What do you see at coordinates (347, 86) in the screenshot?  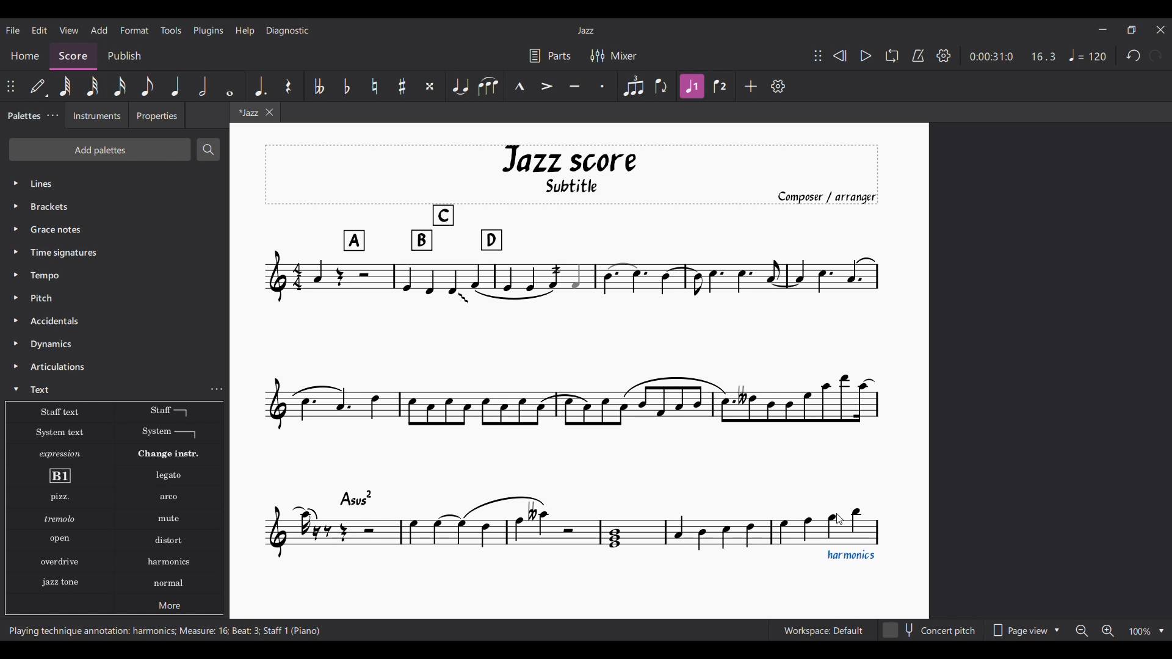 I see `Toggle flat` at bounding box center [347, 86].